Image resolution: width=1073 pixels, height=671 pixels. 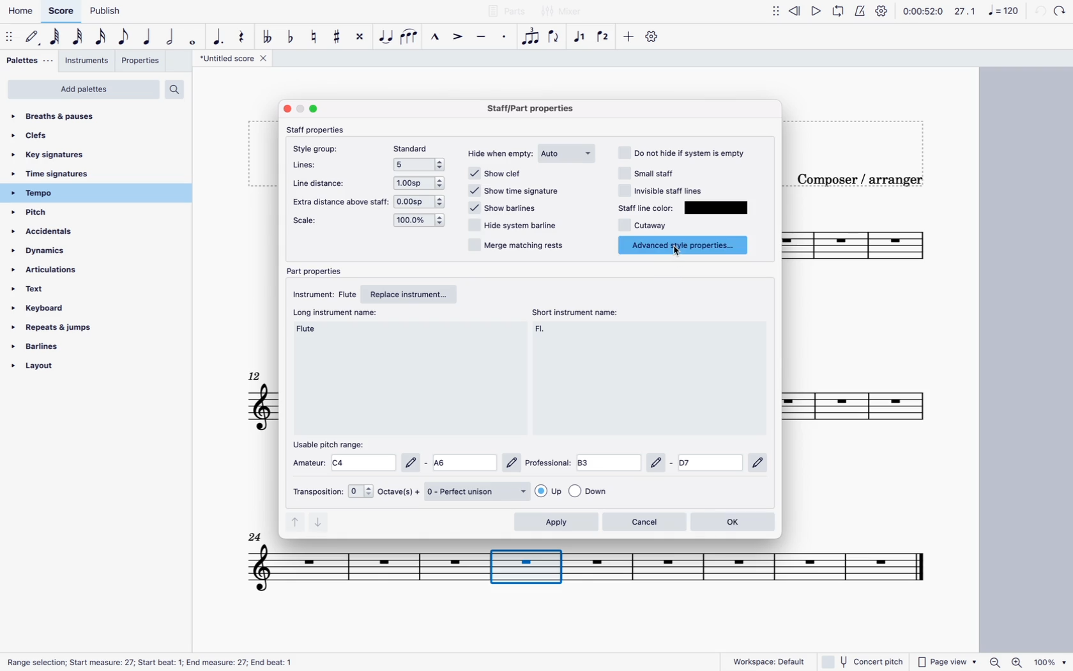 I want to click on color, so click(x=720, y=208).